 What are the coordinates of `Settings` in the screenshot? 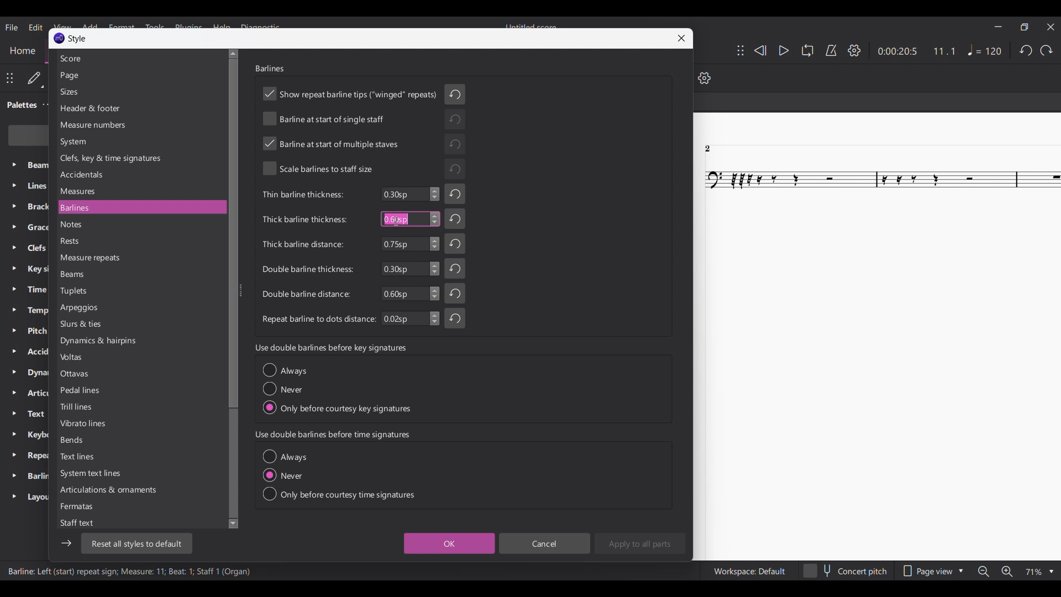 It's located at (705, 77).